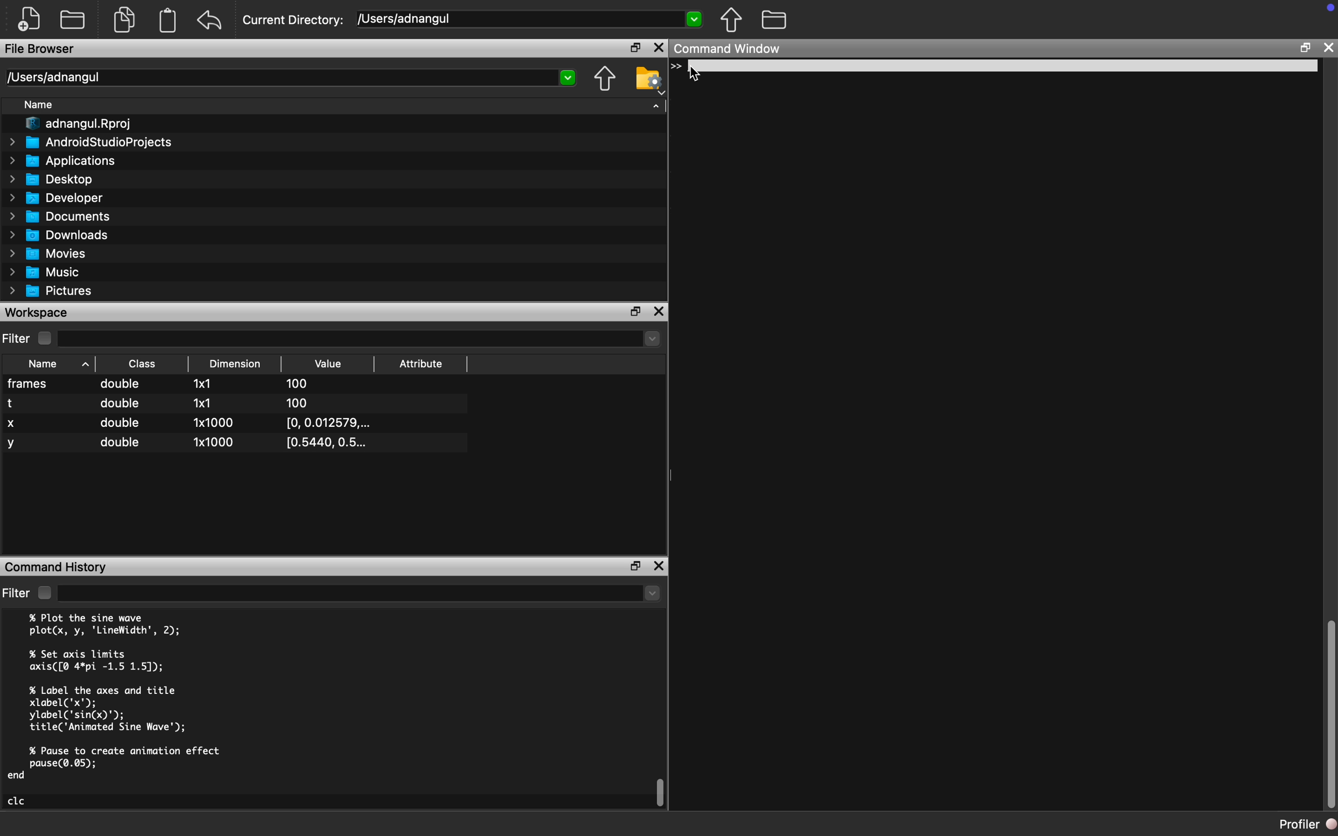 The width and height of the screenshot is (1338, 836). I want to click on Pictures, so click(51, 290).